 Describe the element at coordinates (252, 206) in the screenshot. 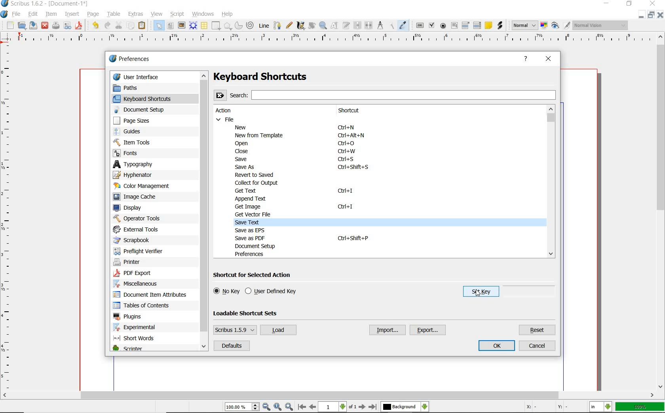

I see `Get image` at that location.